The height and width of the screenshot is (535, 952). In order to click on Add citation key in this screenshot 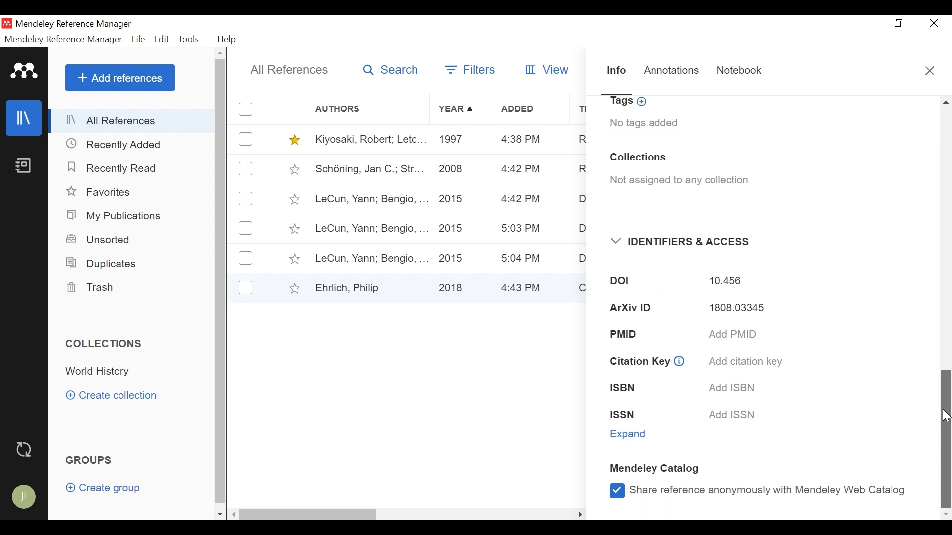, I will do `click(744, 361)`.